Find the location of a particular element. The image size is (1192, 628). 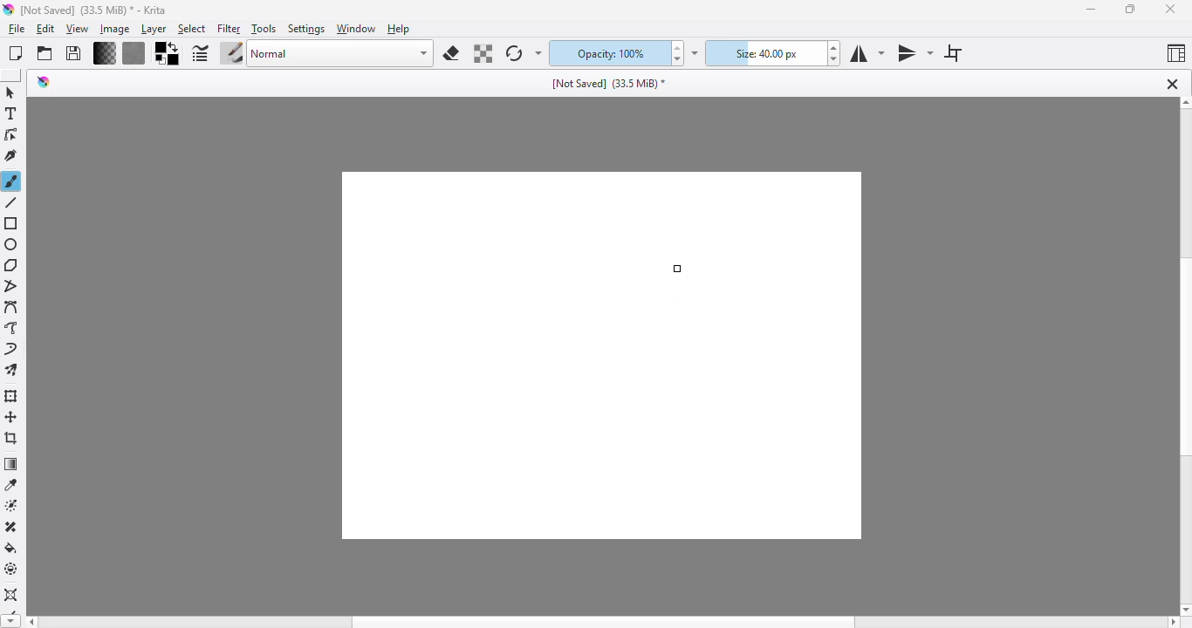

edit brush settings is located at coordinates (201, 52).